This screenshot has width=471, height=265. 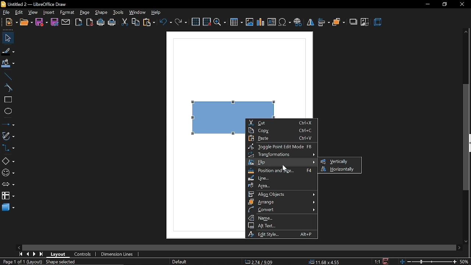 What do you see at coordinates (325, 262) in the screenshot?
I see `11.68x4.55` at bounding box center [325, 262].